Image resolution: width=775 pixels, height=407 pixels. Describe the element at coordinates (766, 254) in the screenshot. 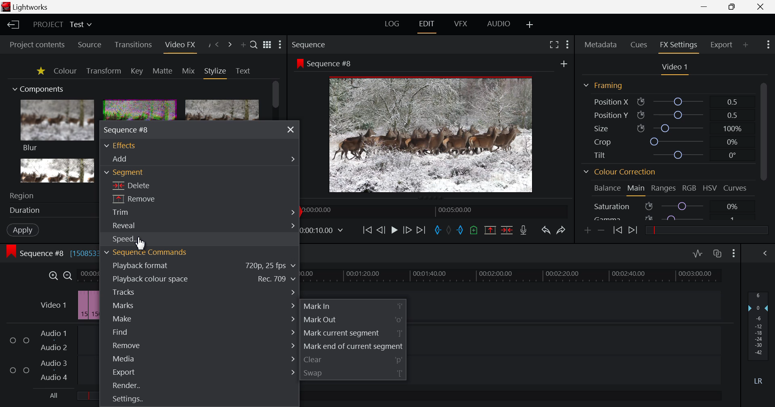

I see `Show Audio Mix` at that location.